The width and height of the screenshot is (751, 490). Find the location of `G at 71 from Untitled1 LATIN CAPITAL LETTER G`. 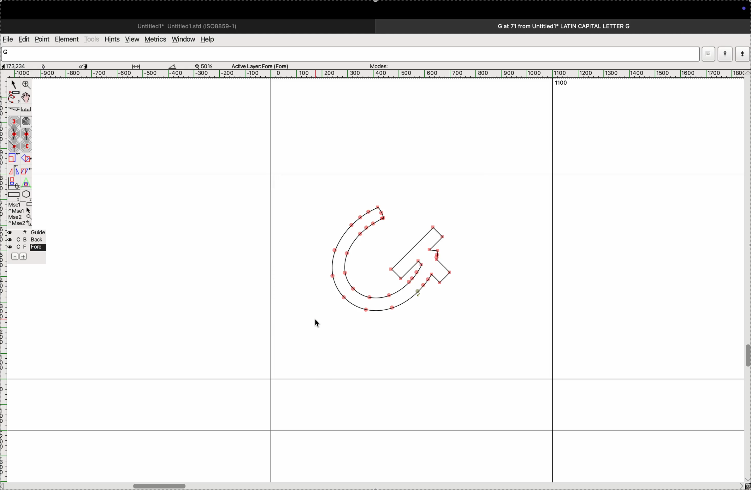

G at 71 from Untitled1 LATIN CAPITAL LETTER G is located at coordinates (562, 25).